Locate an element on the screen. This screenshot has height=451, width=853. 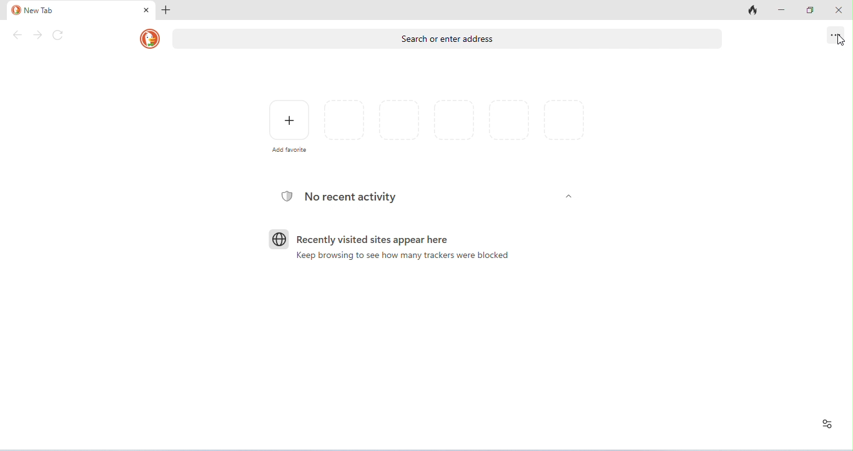
go back is located at coordinates (19, 35).